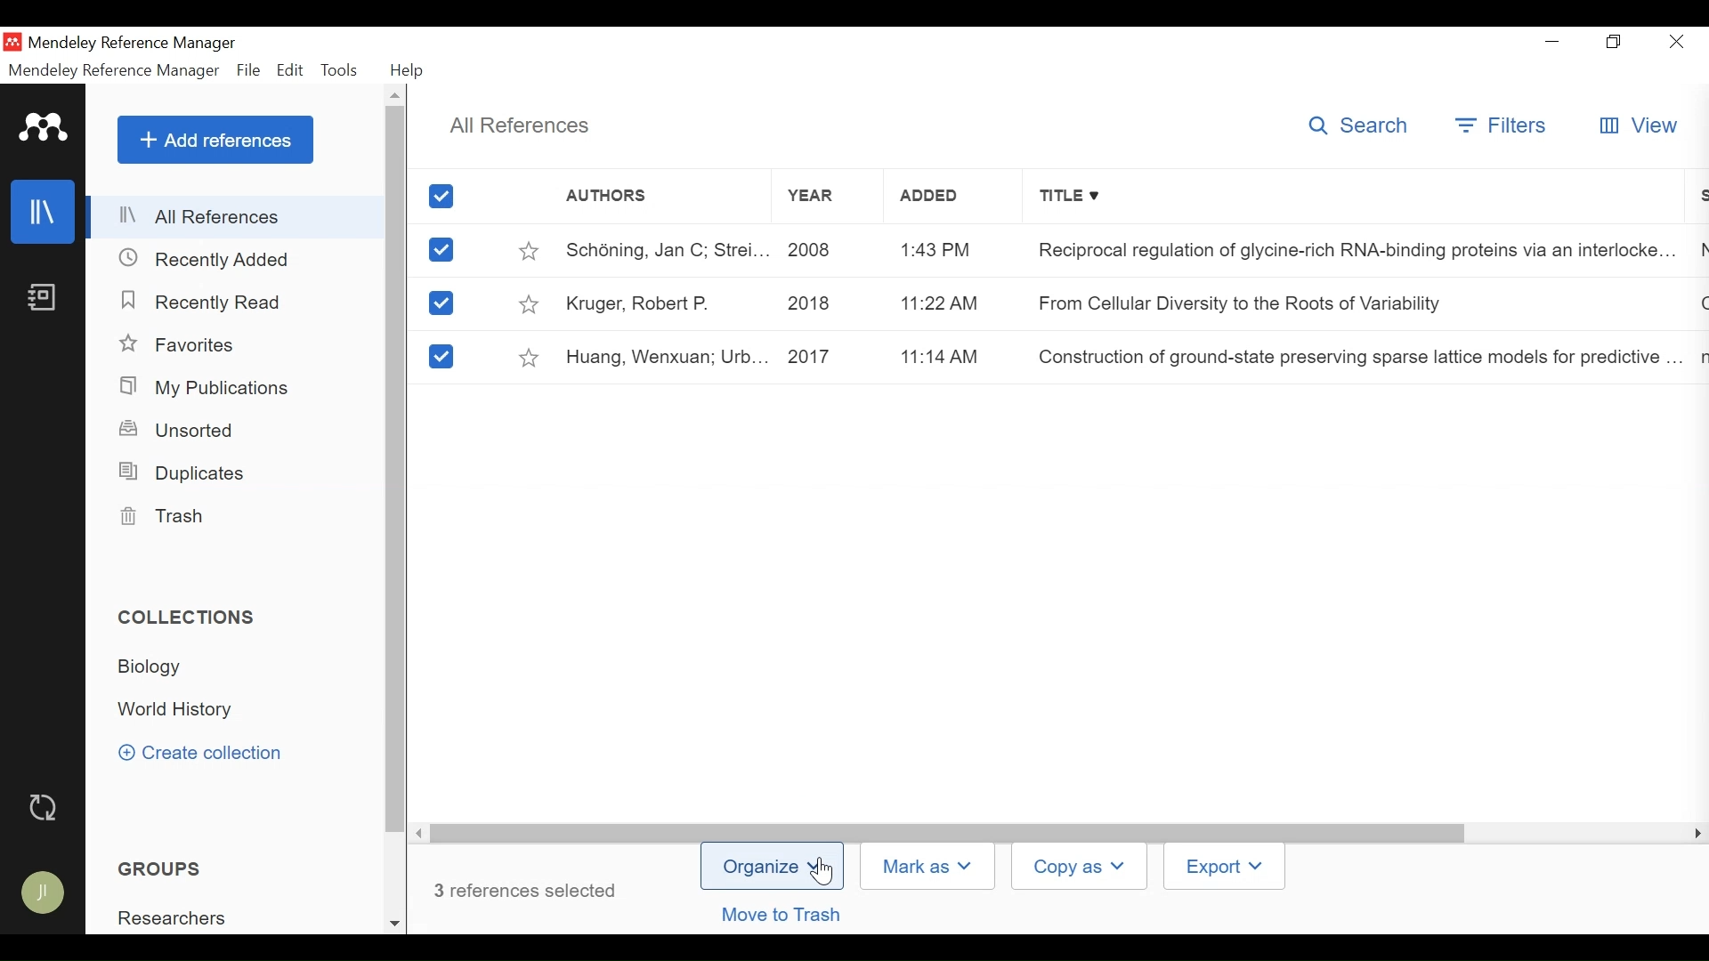 The width and height of the screenshot is (1709, 961). I want to click on Export, so click(1222, 867).